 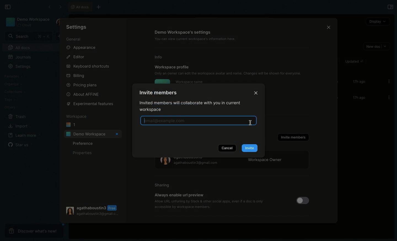 I want to click on User, so click(x=92, y=210).